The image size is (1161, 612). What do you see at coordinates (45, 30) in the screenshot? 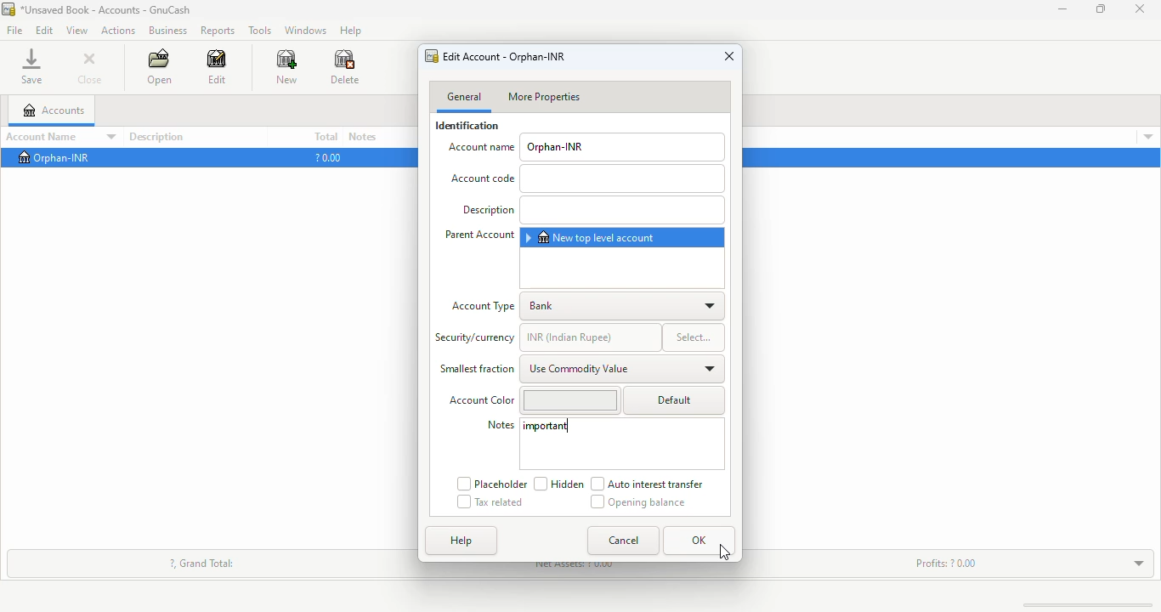
I see `edit` at bounding box center [45, 30].